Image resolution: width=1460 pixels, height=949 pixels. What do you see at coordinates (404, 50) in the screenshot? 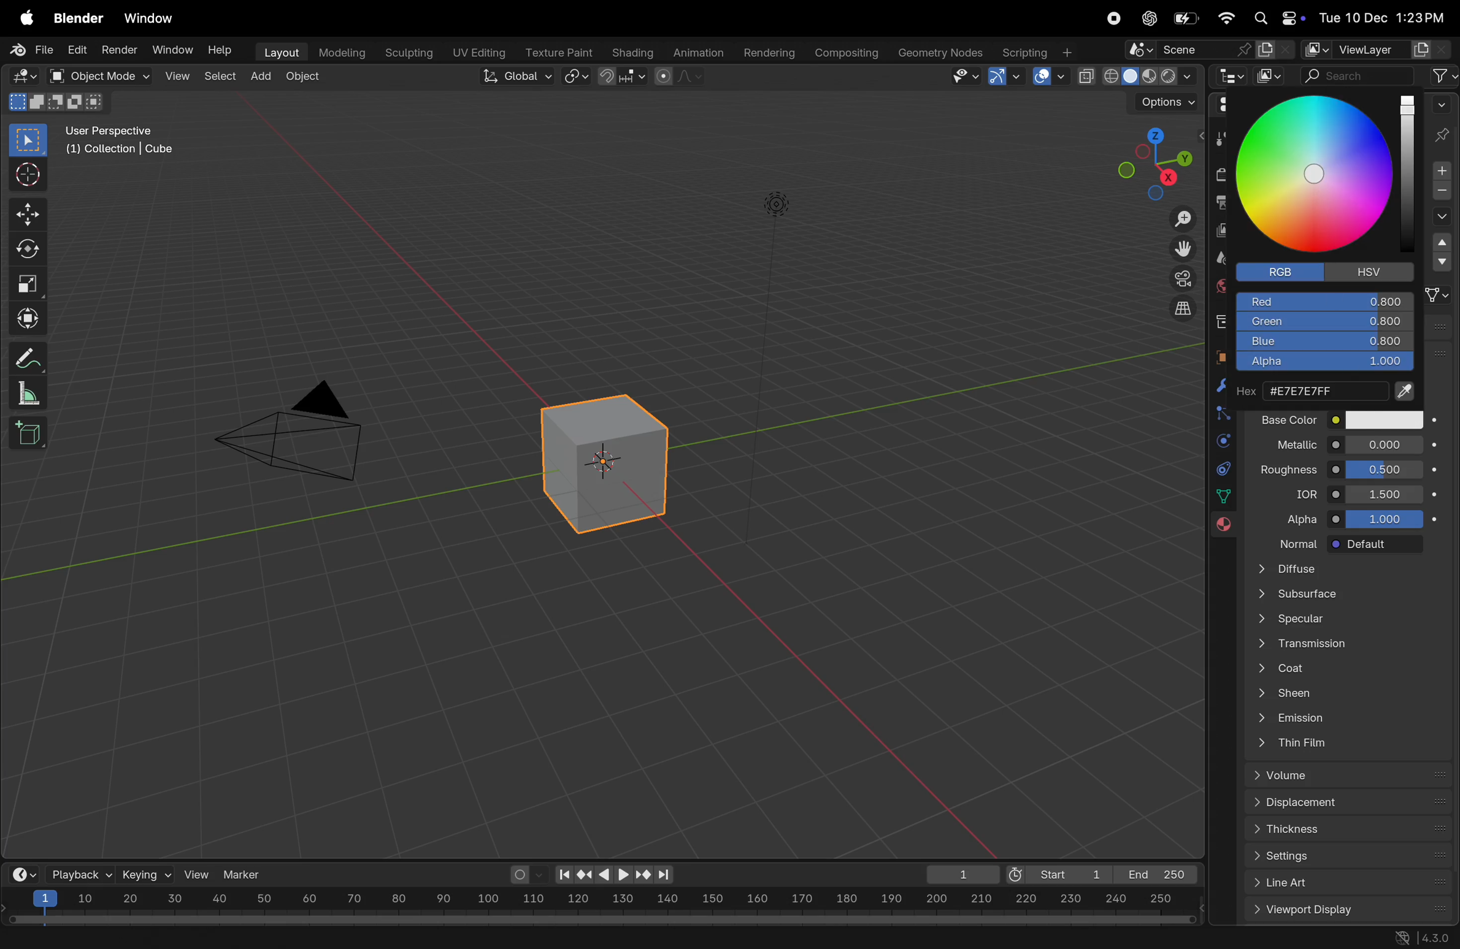
I see `Sculpting` at bounding box center [404, 50].